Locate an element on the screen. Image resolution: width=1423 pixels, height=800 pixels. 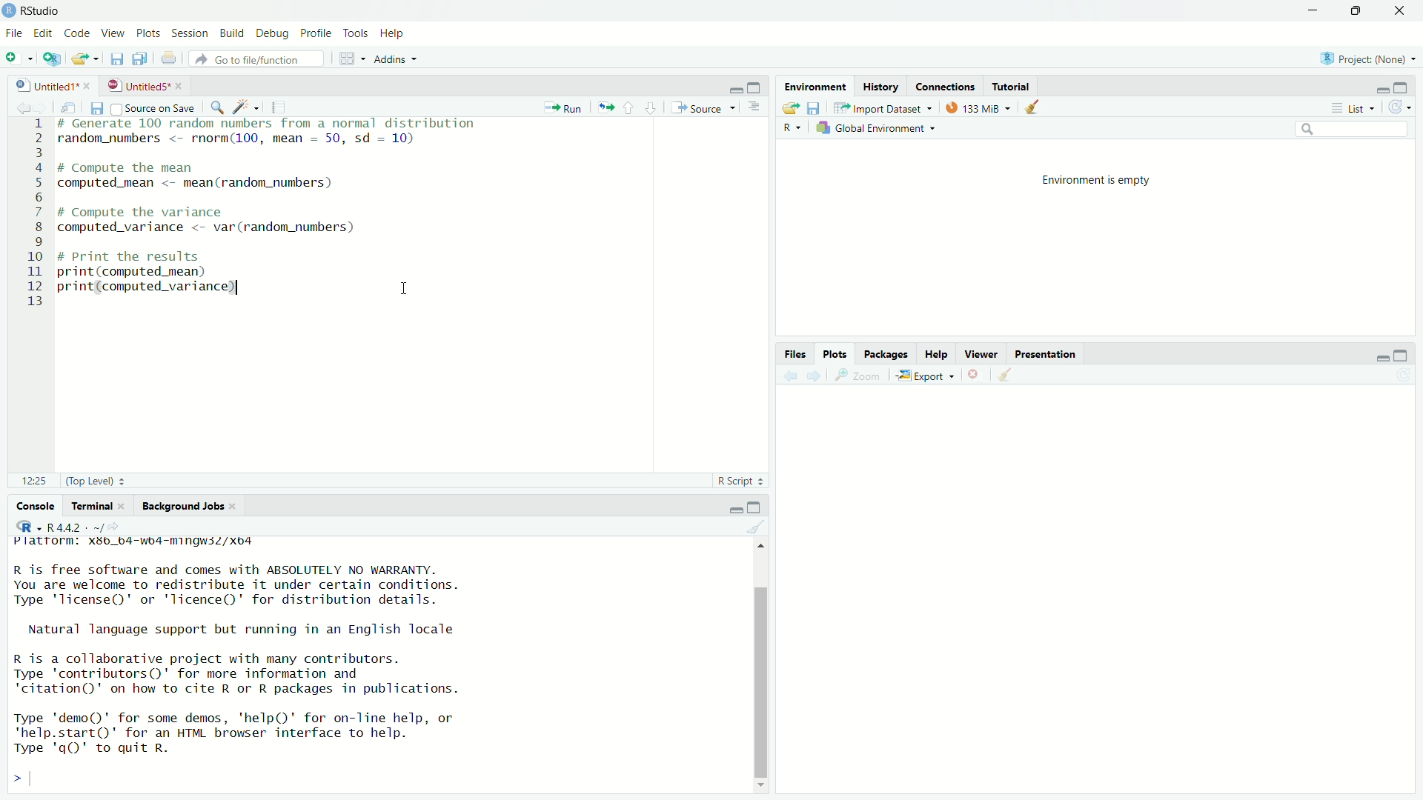
new file is located at coordinates (18, 56).